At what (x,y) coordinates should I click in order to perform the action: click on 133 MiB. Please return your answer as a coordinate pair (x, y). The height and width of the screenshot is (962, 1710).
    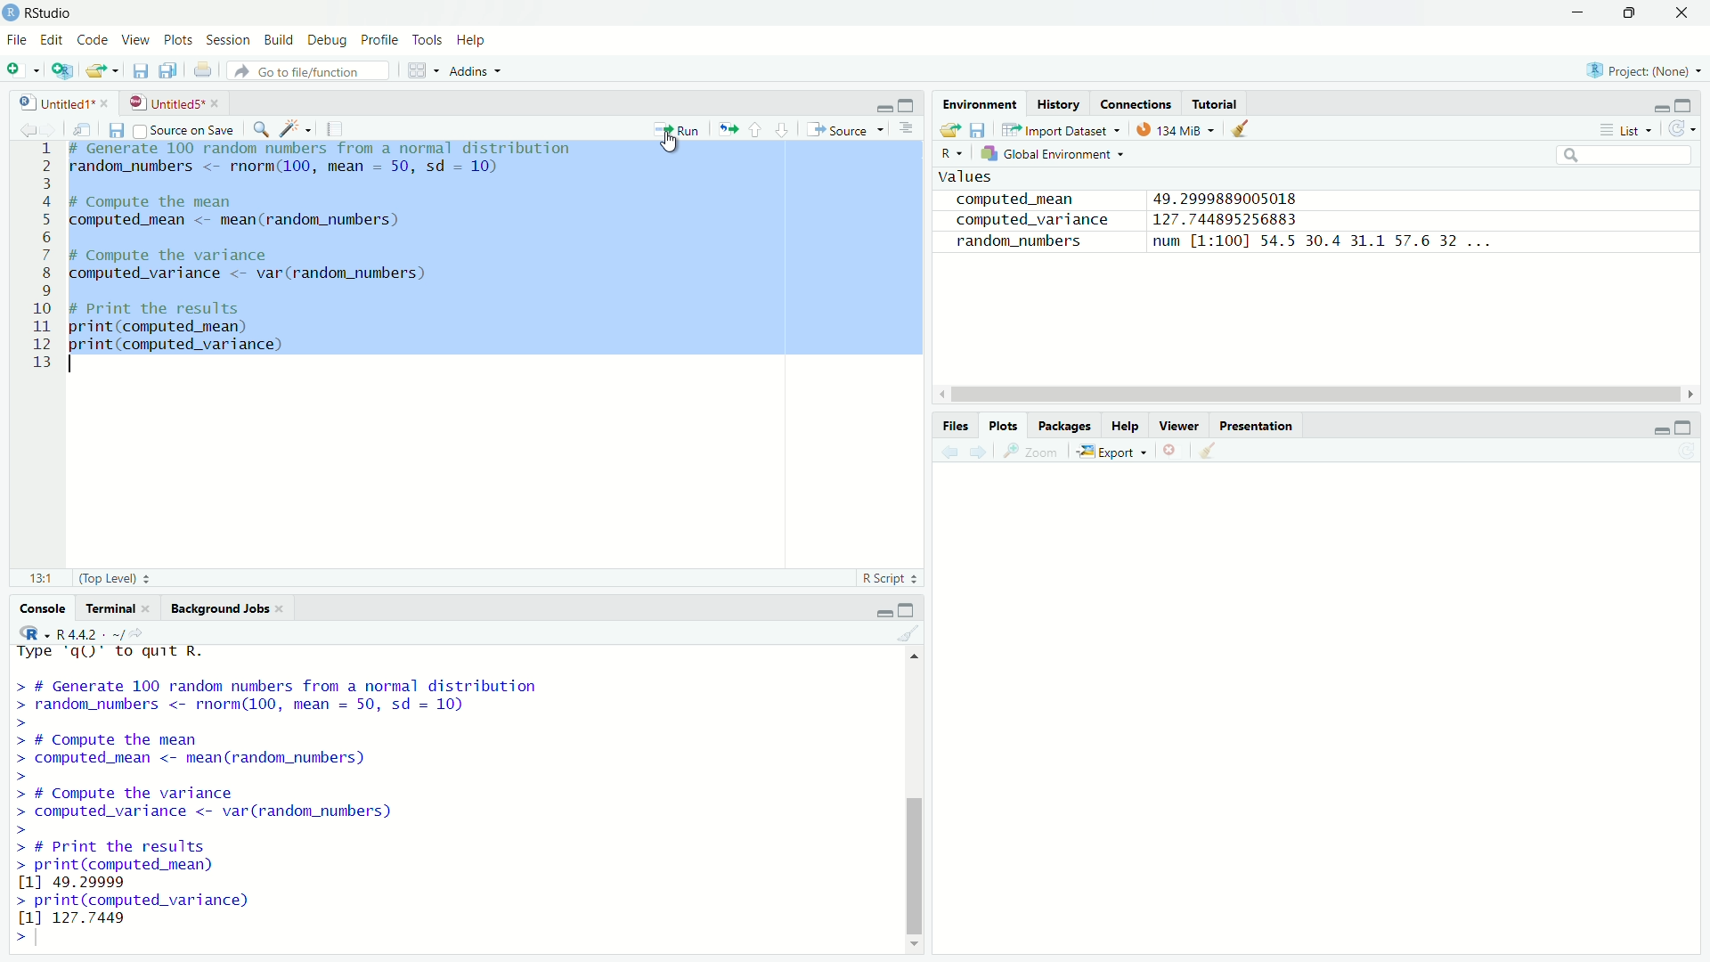
    Looking at the image, I should click on (1173, 128).